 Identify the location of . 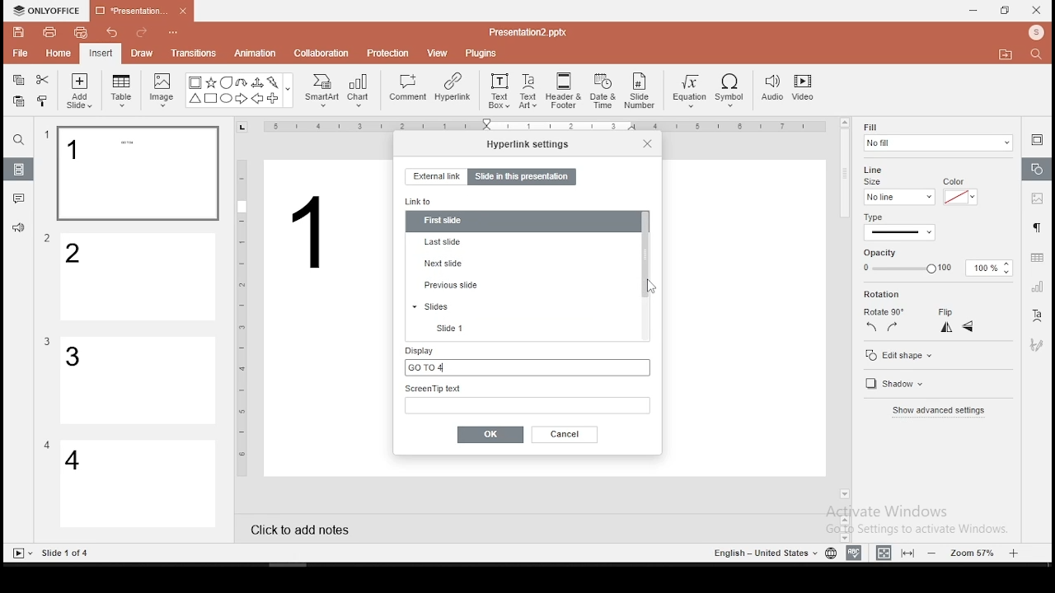
(176, 33).